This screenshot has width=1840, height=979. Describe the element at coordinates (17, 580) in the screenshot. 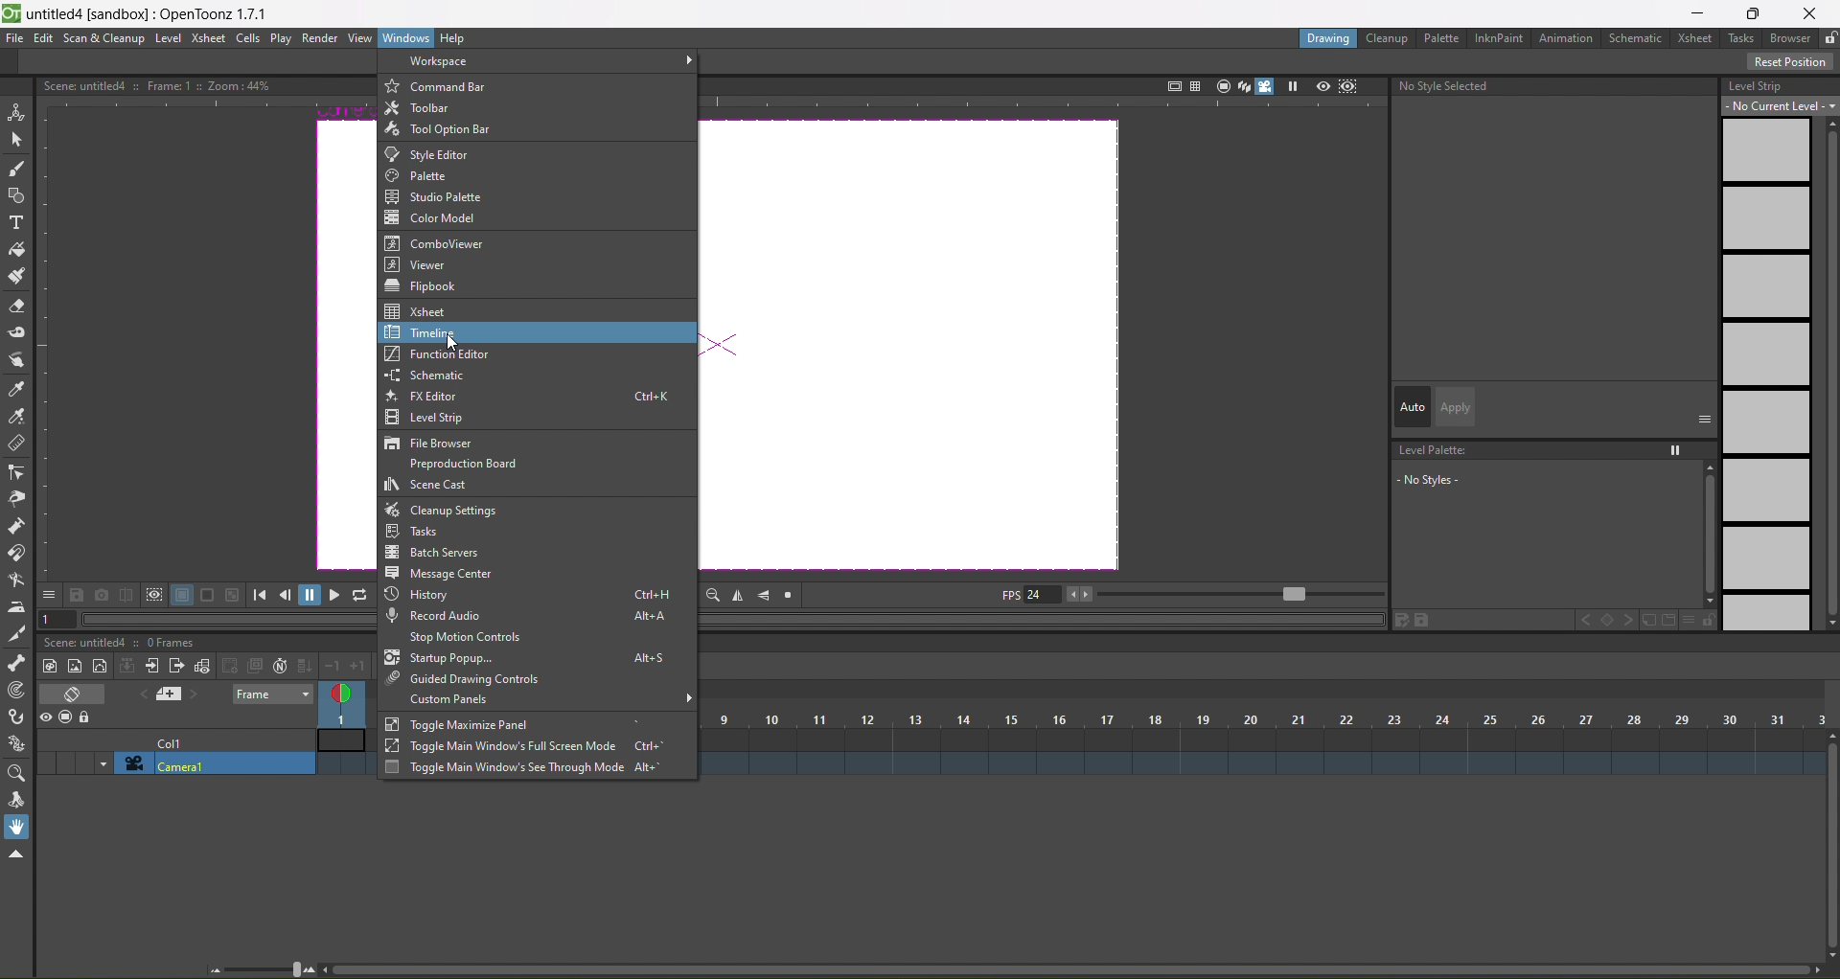

I see `bender tool` at that location.